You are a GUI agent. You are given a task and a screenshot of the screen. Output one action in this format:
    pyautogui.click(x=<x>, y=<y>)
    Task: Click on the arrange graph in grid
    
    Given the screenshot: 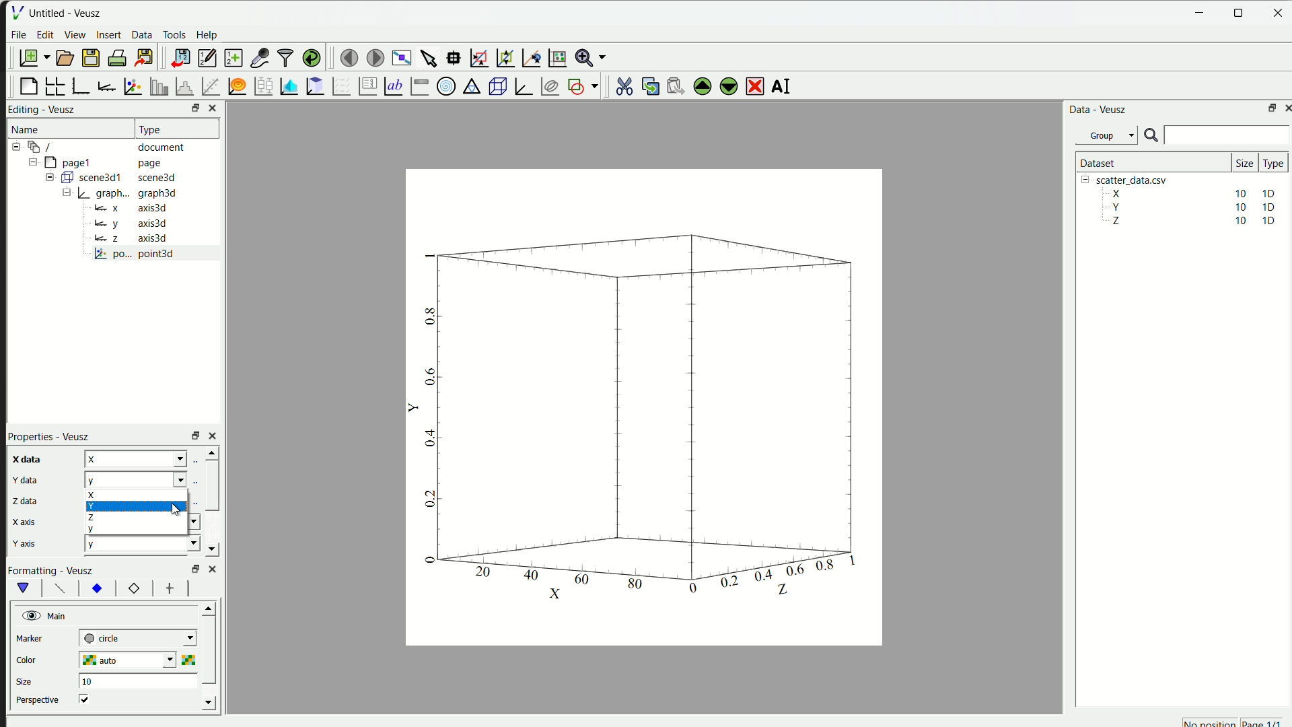 What is the action you would take?
    pyautogui.click(x=54, y=85)
    